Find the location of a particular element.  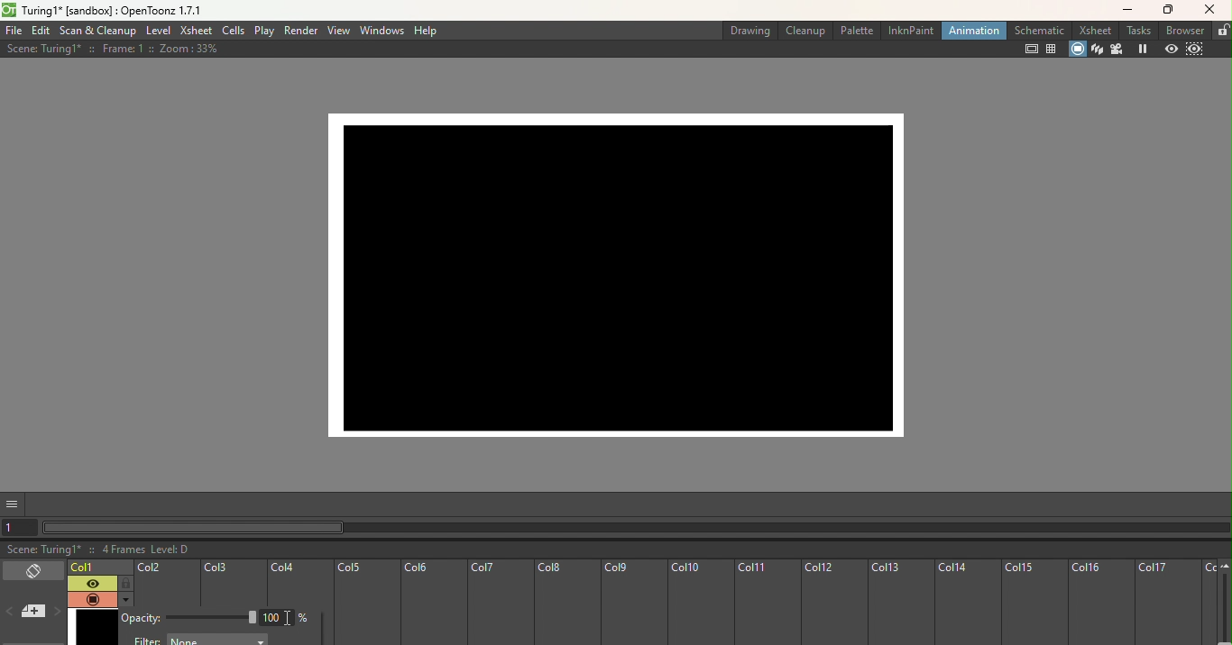

Col11 is located at coordinates (768, 604).